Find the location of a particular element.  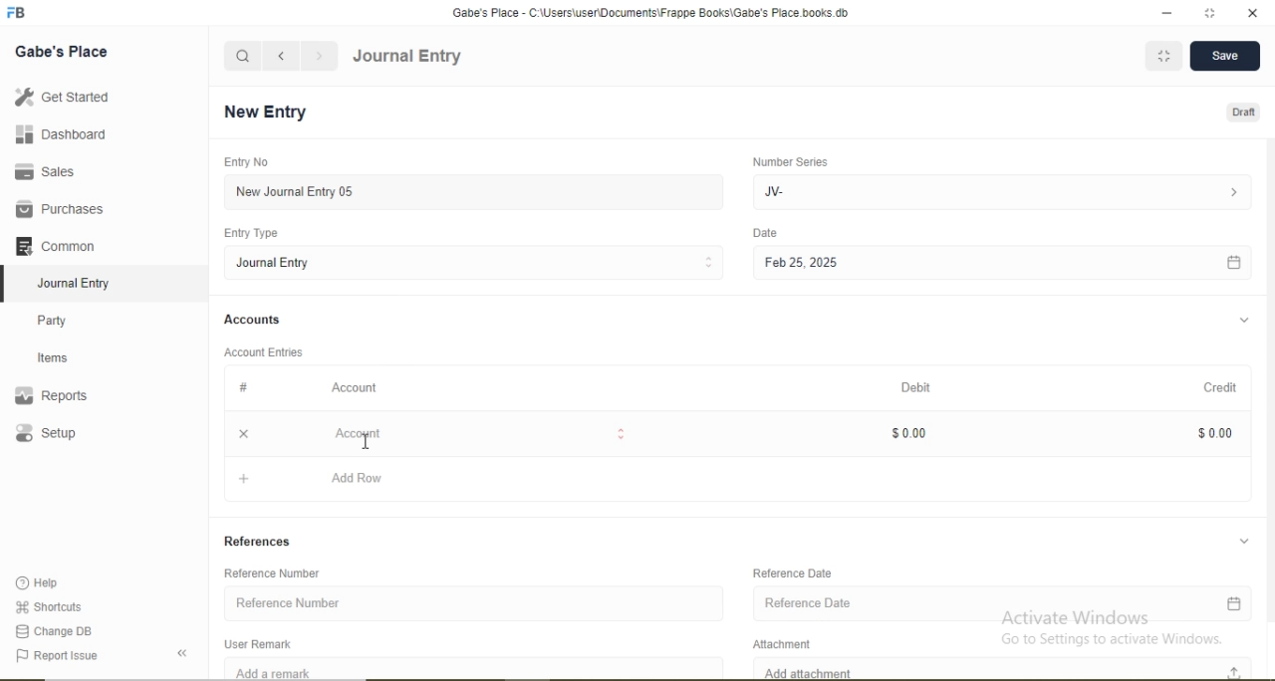

Get Started is located at coordinates (60, 97).